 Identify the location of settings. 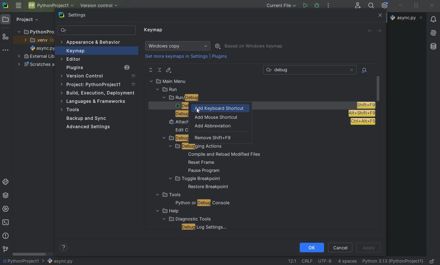
(76, 16).